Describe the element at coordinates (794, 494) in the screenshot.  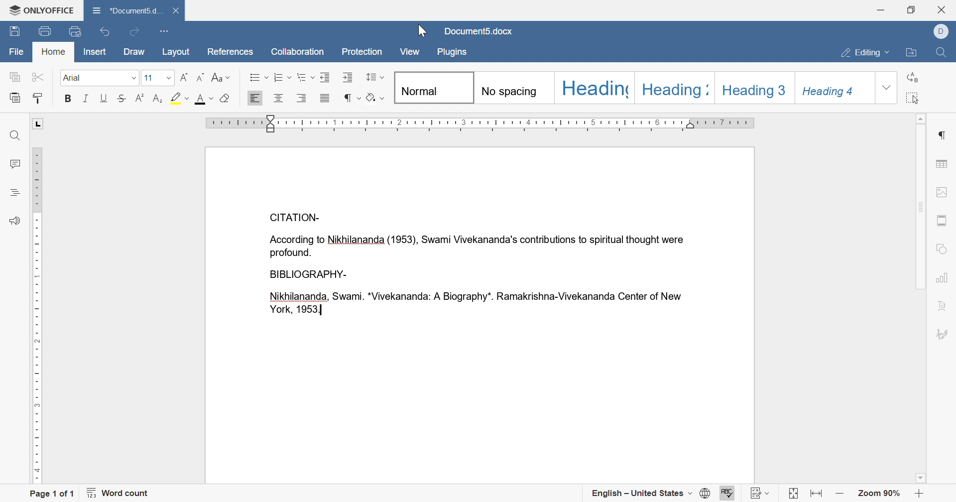
I see `fit to page` at that location.